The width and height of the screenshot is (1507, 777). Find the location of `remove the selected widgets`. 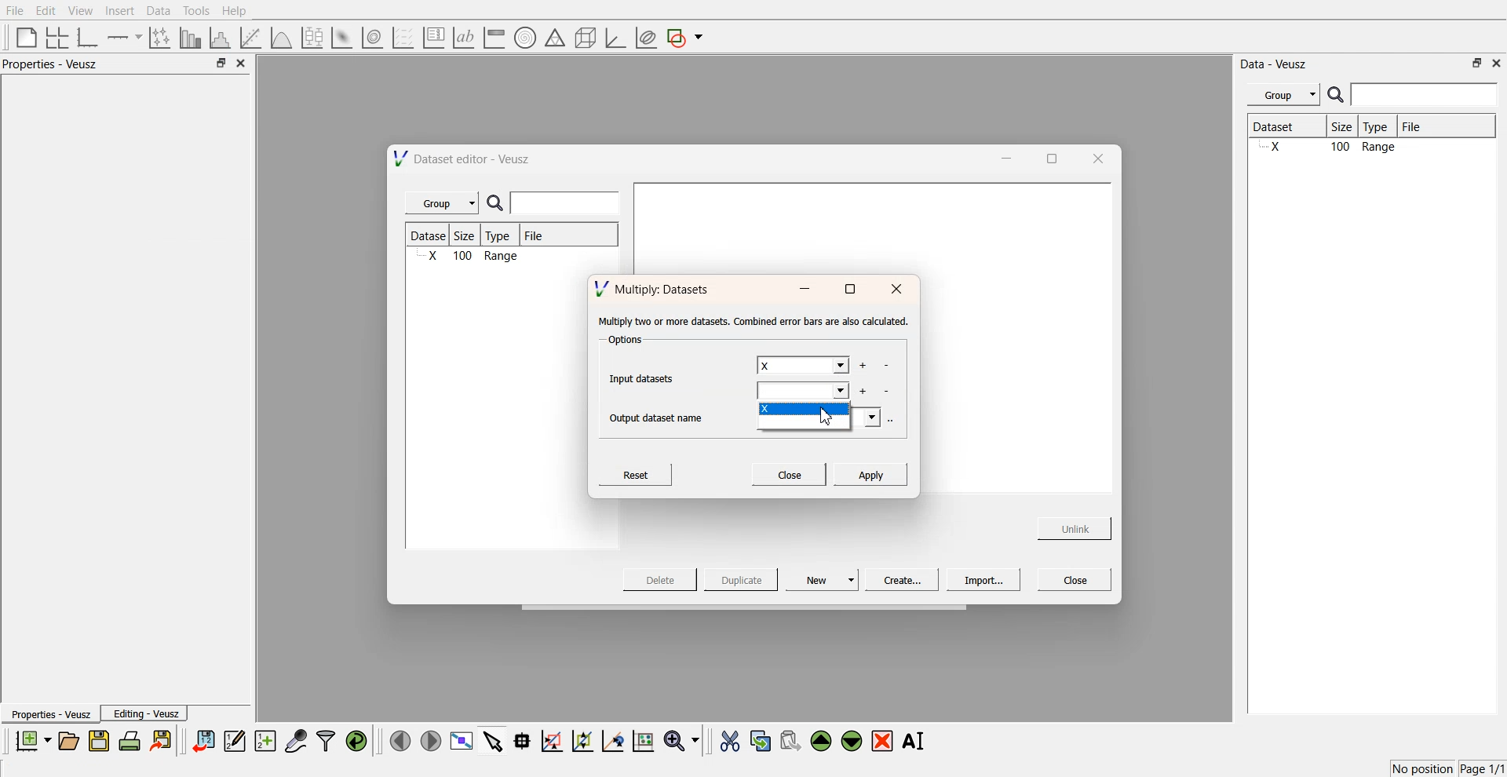

remove the selected widgets is located at coordinates (884, 741).